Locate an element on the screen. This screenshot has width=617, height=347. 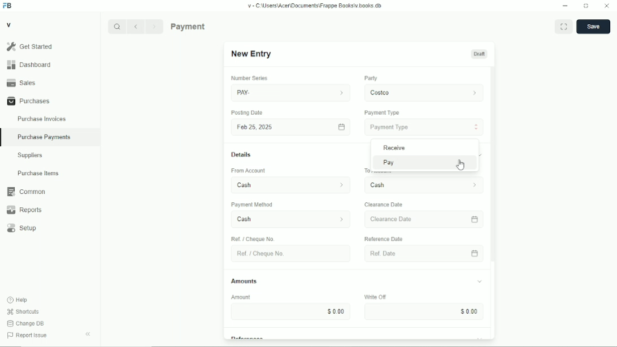
save is located at coordinates (593, 27).